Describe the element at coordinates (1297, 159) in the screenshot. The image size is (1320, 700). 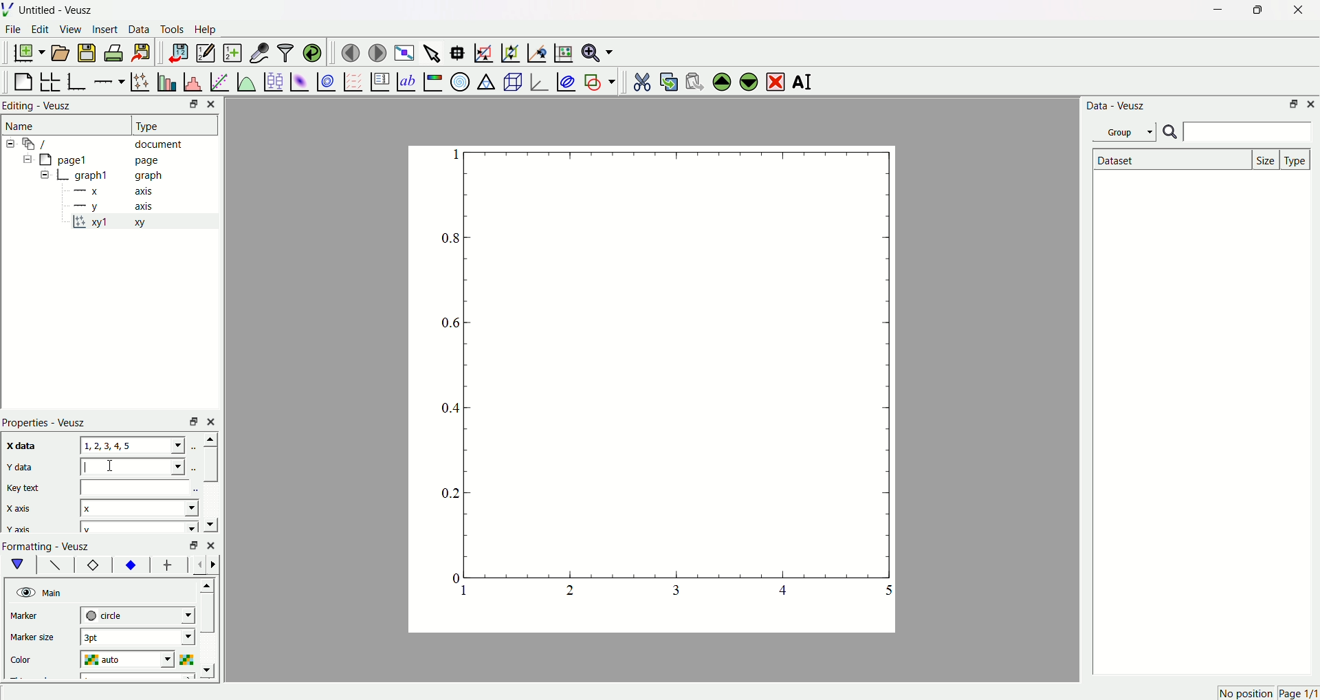
I see `Type` at that location.